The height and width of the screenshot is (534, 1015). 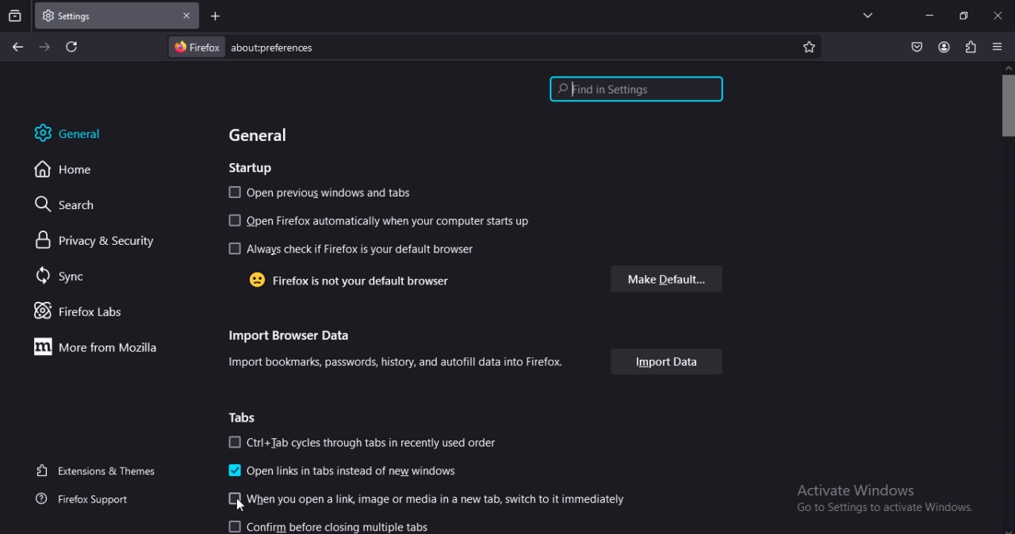 What do you see at coordinates (998, 14) in the screenshot?
I see `close` at bounding box center [998, 14].